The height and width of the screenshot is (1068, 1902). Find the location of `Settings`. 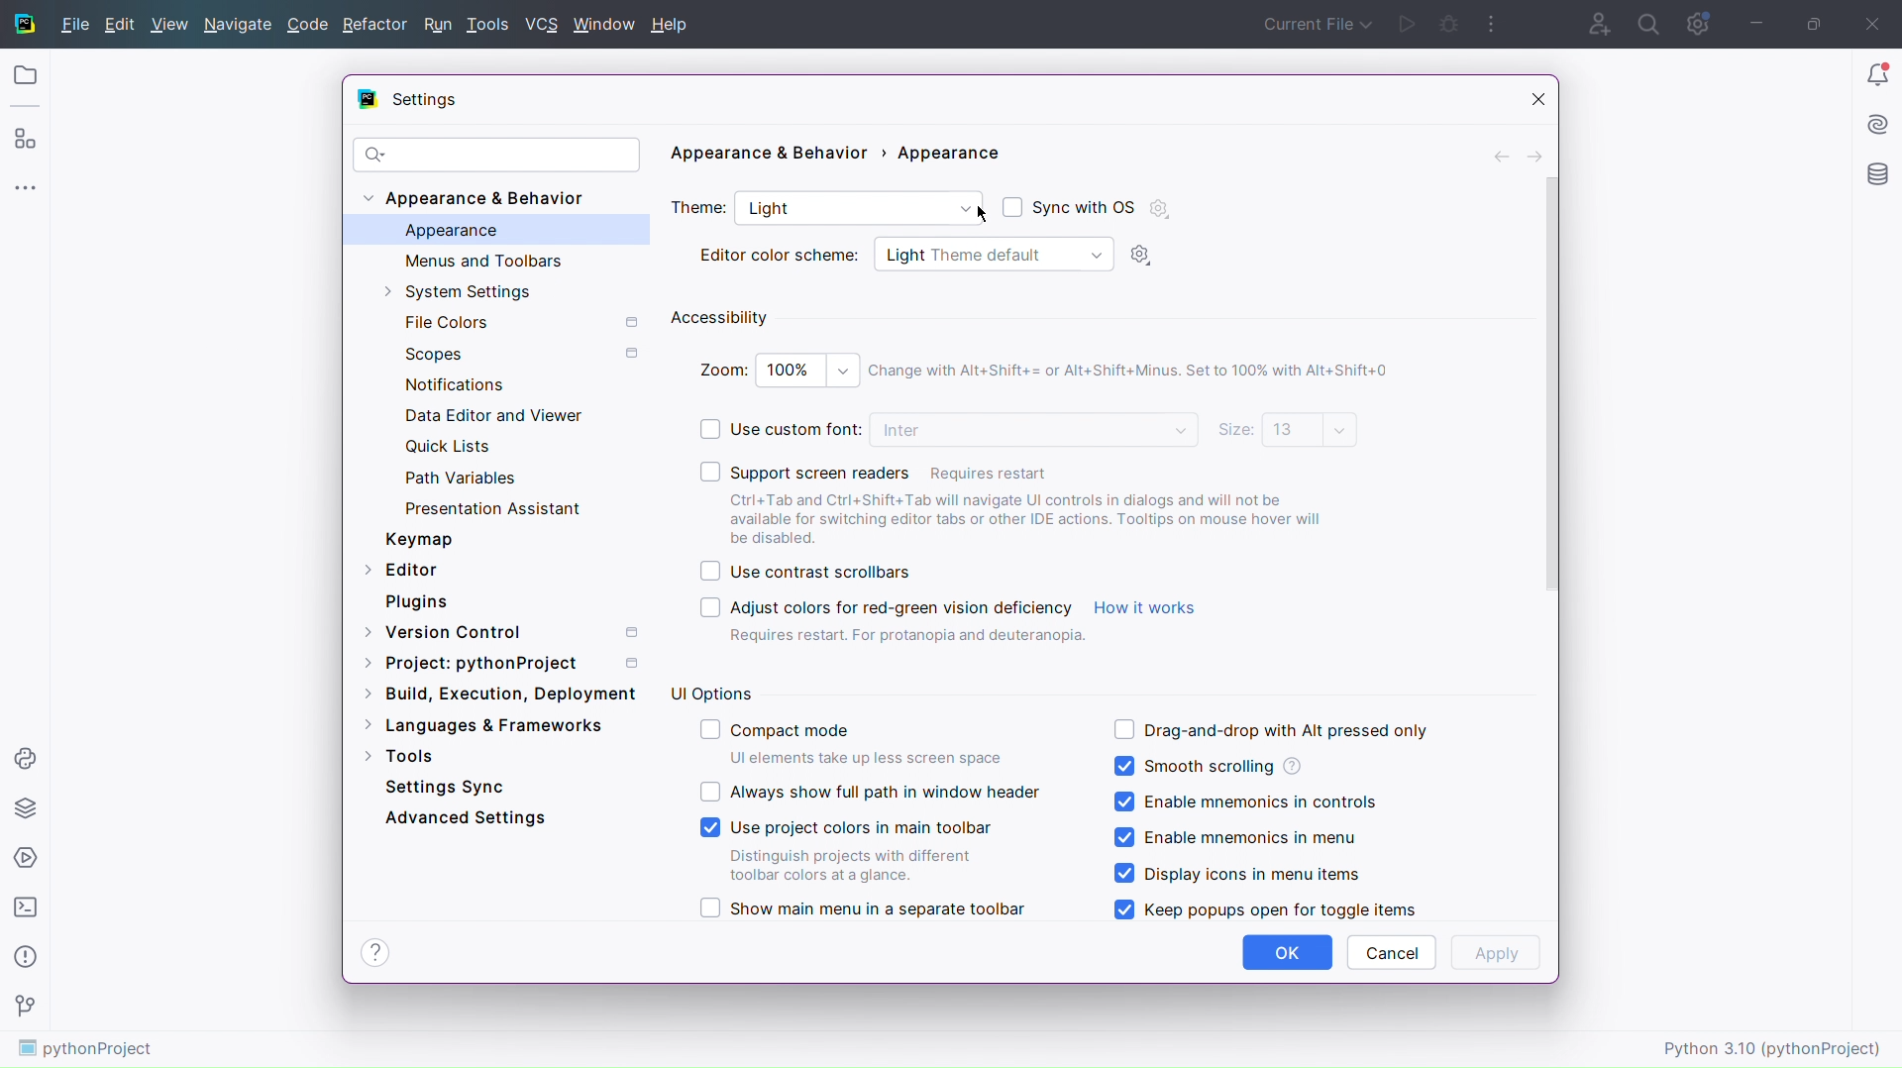

Settings is located at coordinates (422, 100).